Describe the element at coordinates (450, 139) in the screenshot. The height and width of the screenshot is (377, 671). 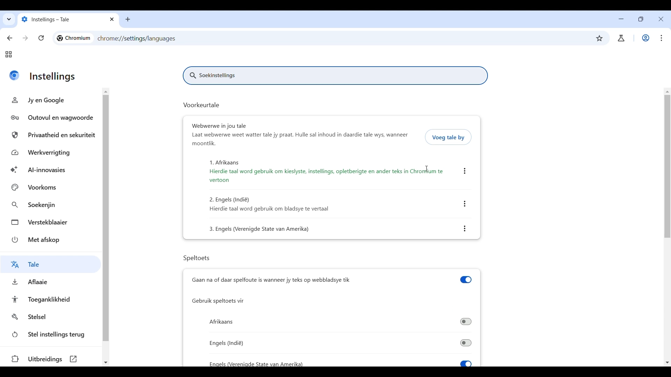
I see `Voeg tale by` at that location.